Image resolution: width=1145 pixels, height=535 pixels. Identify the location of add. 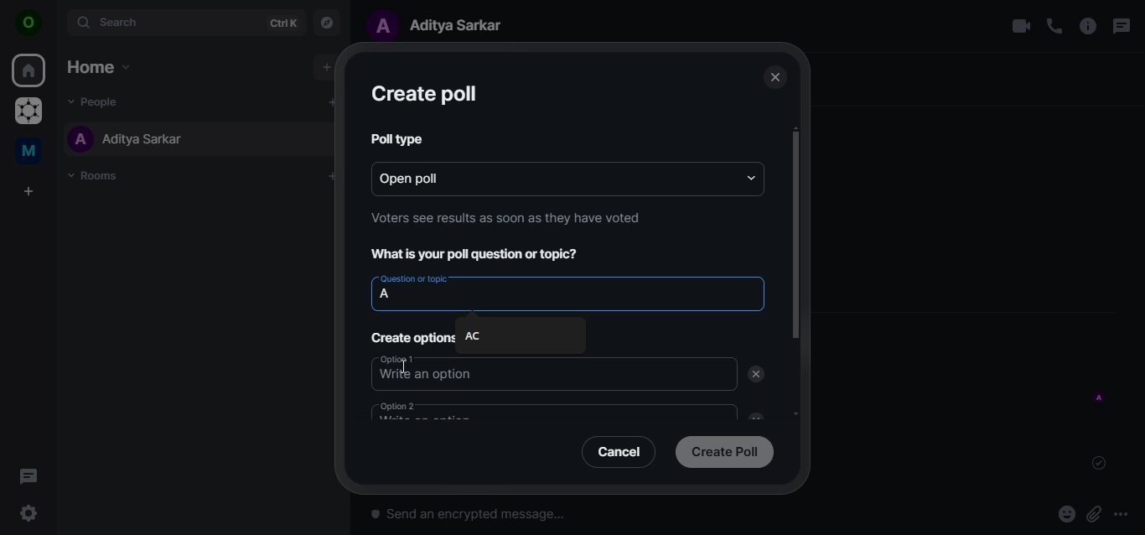
(330, 101).